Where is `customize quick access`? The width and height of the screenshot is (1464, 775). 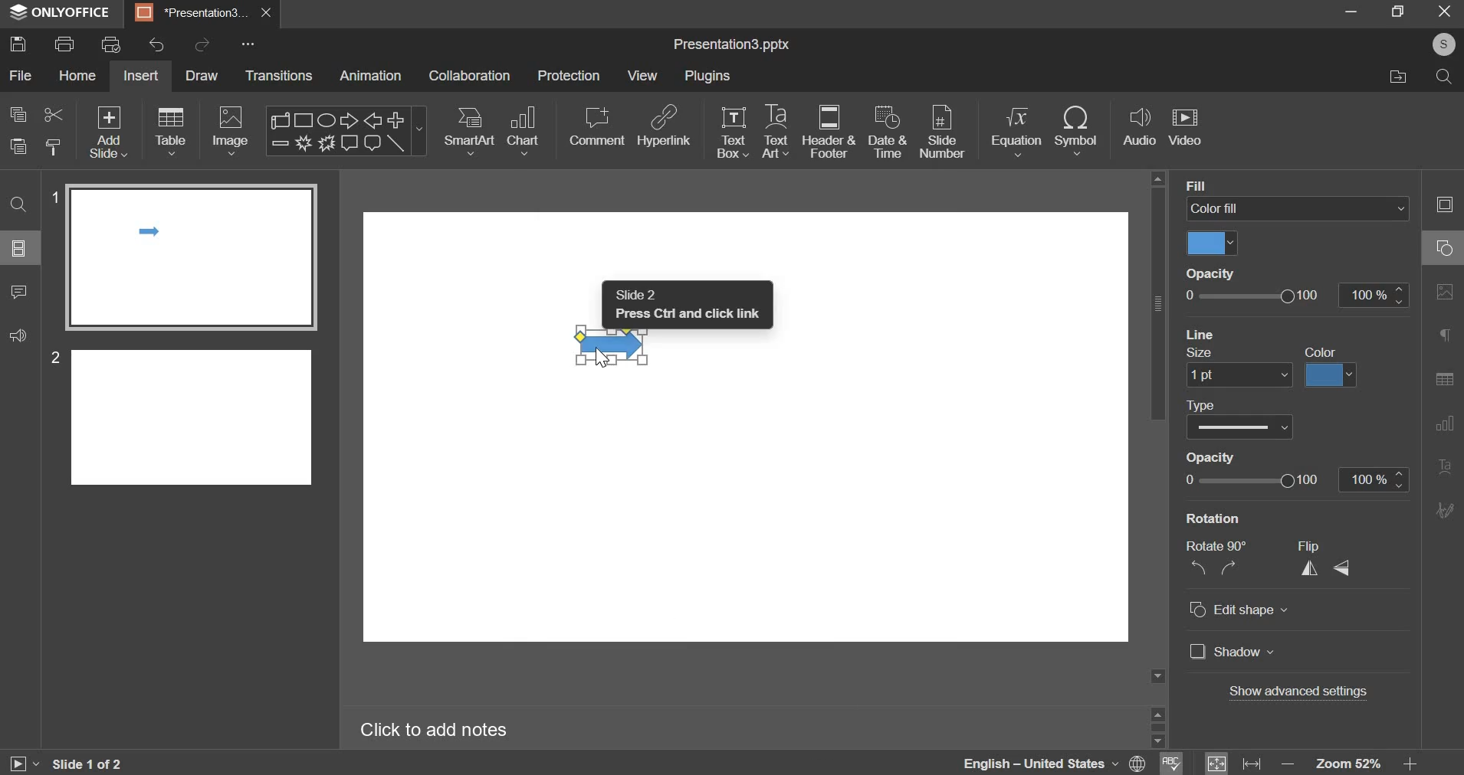
customize quick access is located at coordinates (248, 44).